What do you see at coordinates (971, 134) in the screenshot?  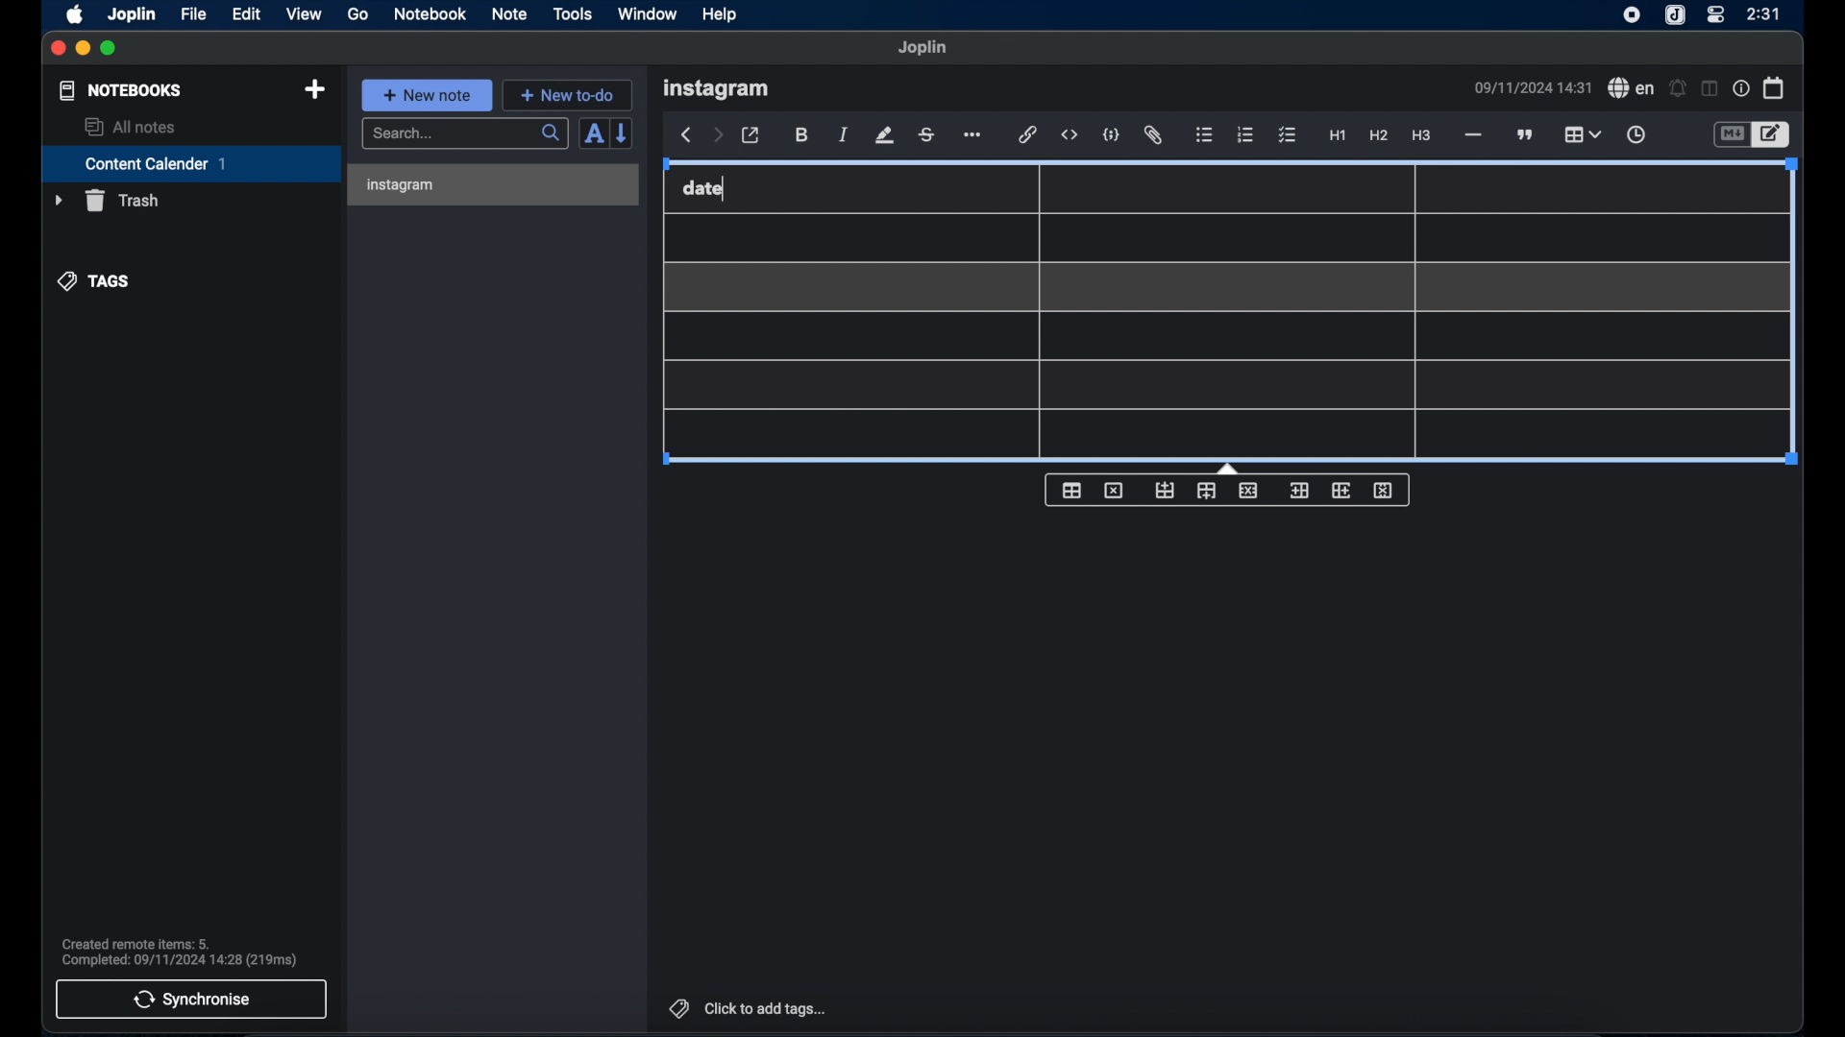 I see `more options` at bounding box center [971, 134].